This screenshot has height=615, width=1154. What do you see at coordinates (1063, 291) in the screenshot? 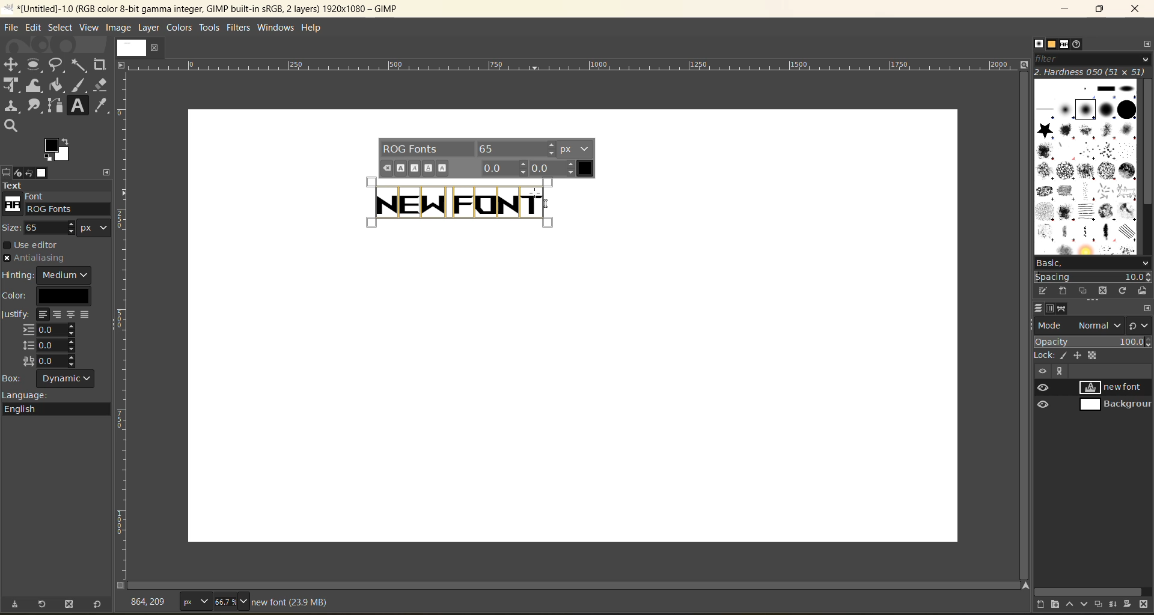
I see `create a new brush` at bounding box center [1063, 291].